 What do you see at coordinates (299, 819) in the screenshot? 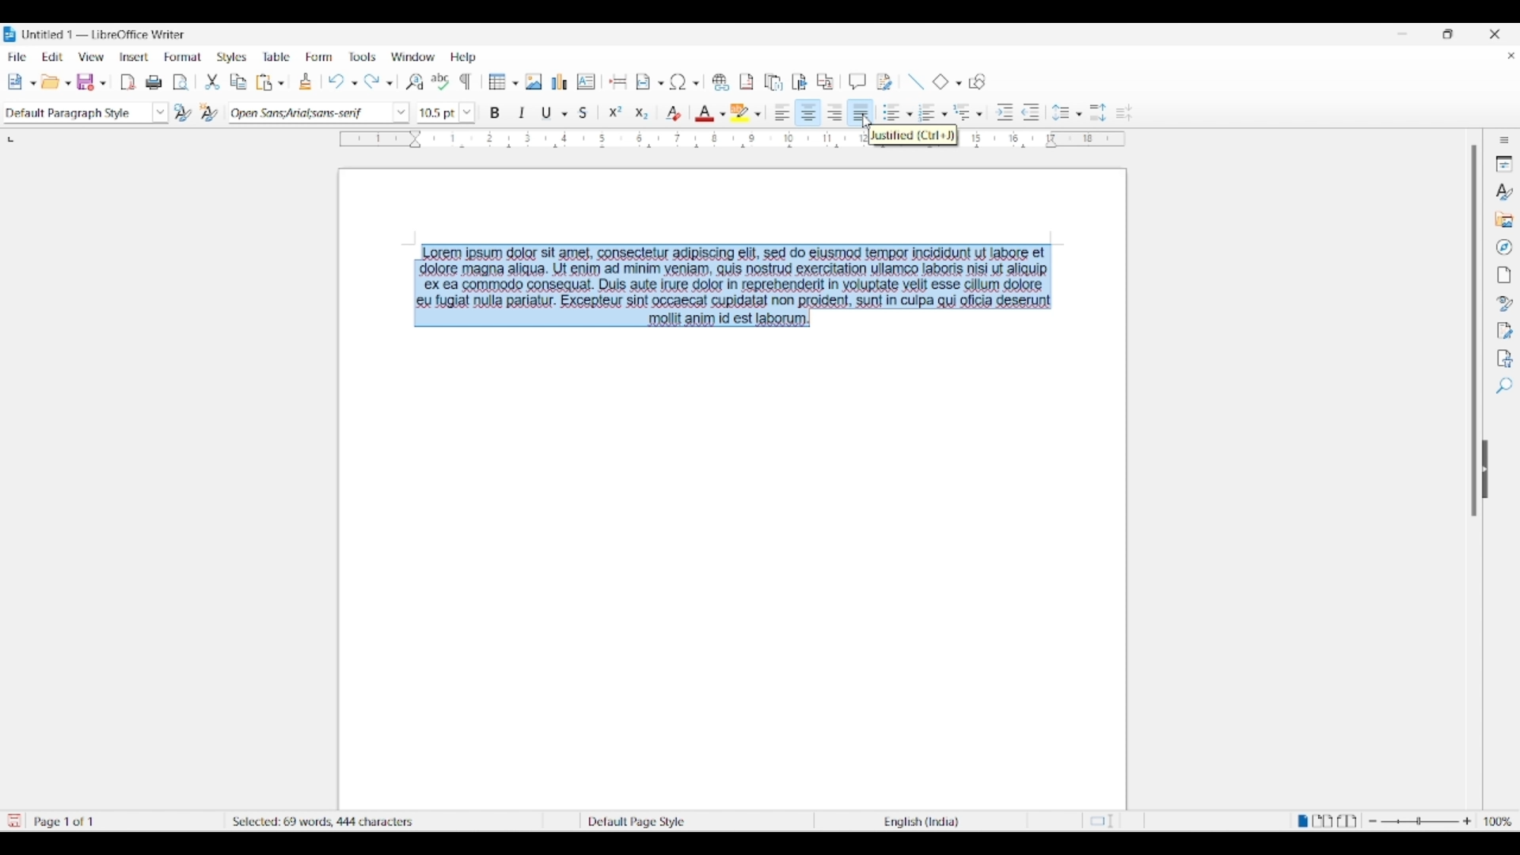
I see `69 words, 446 characters` at bounding box center [299, 819].